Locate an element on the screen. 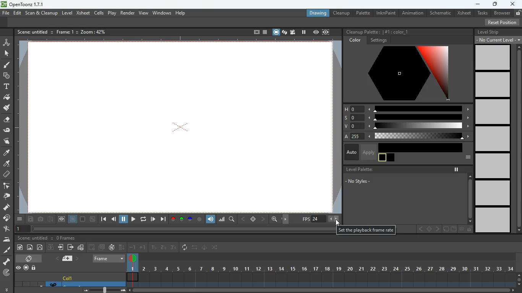 The image size is (522, 293). red is located at coordinates (173, 219).